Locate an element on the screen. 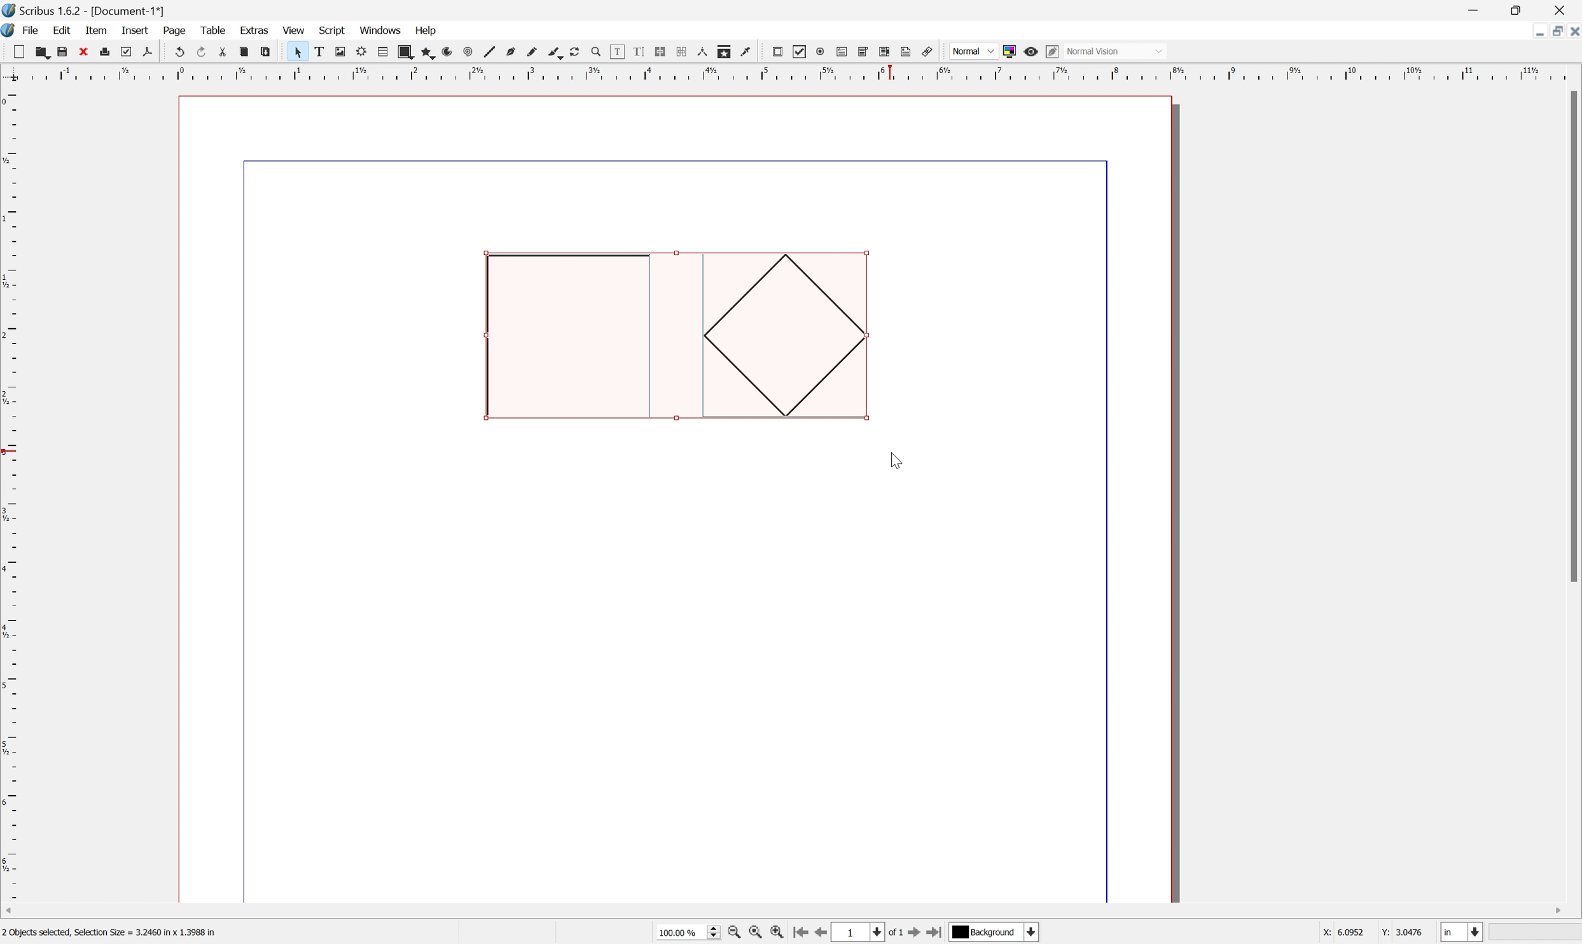 The image size is (1582, 944). paste is located at coordinates (264, 52).